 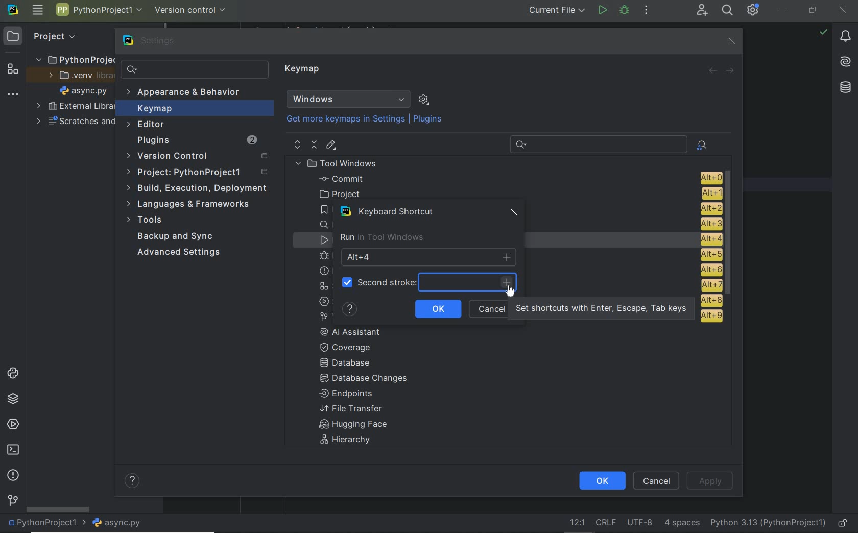 What do you see at coordinates (753, 10) in the screenshot?
I see `IDE and Project Settings` at bounding box center [753, 10].